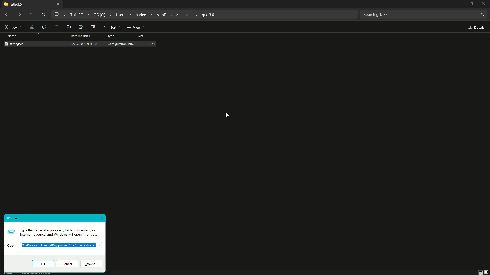 The height and width of the screenshot is (275, 490). Describe the element at coordinates (60, 233) in the screenshot. I see `Details` at that location.